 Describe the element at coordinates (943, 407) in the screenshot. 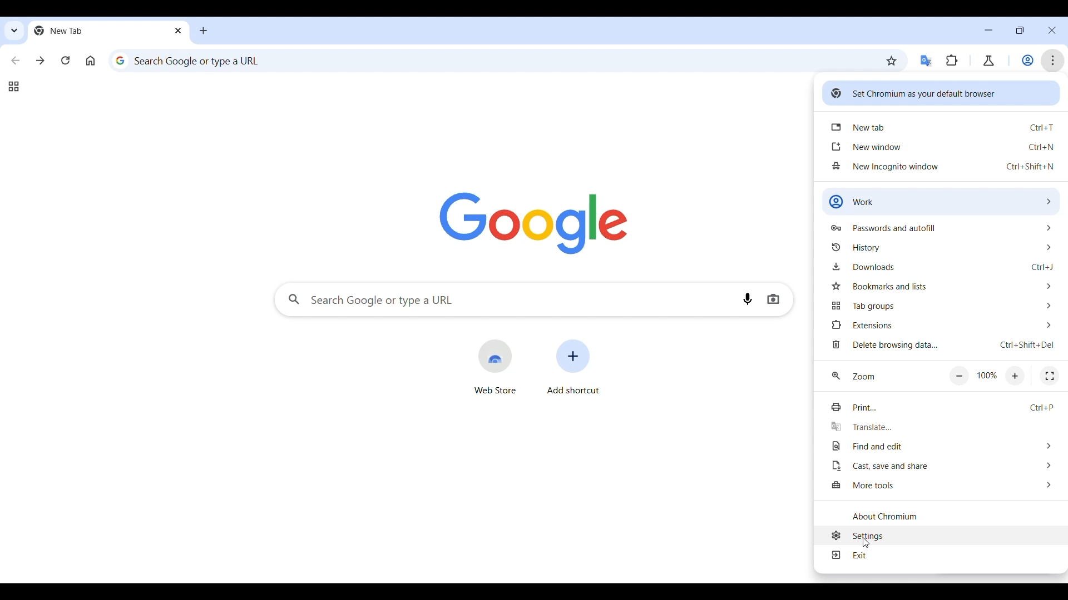

I see `Print` at that location.